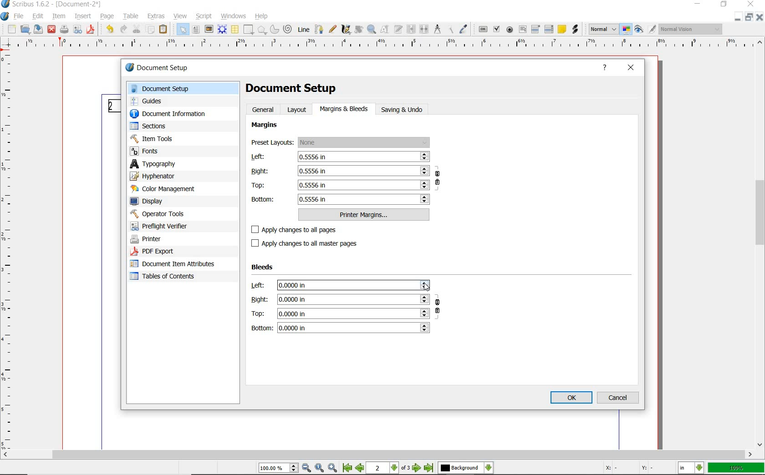 The height and width of the screenshot is (475, 765). What do you see at coordinates (287, 29) in the screenshot?
I see `spiral` at bounding box center [287, 29].